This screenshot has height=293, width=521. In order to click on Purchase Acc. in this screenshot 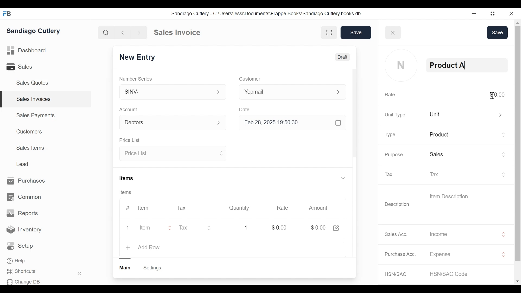, I will do `click(401, 254)`.